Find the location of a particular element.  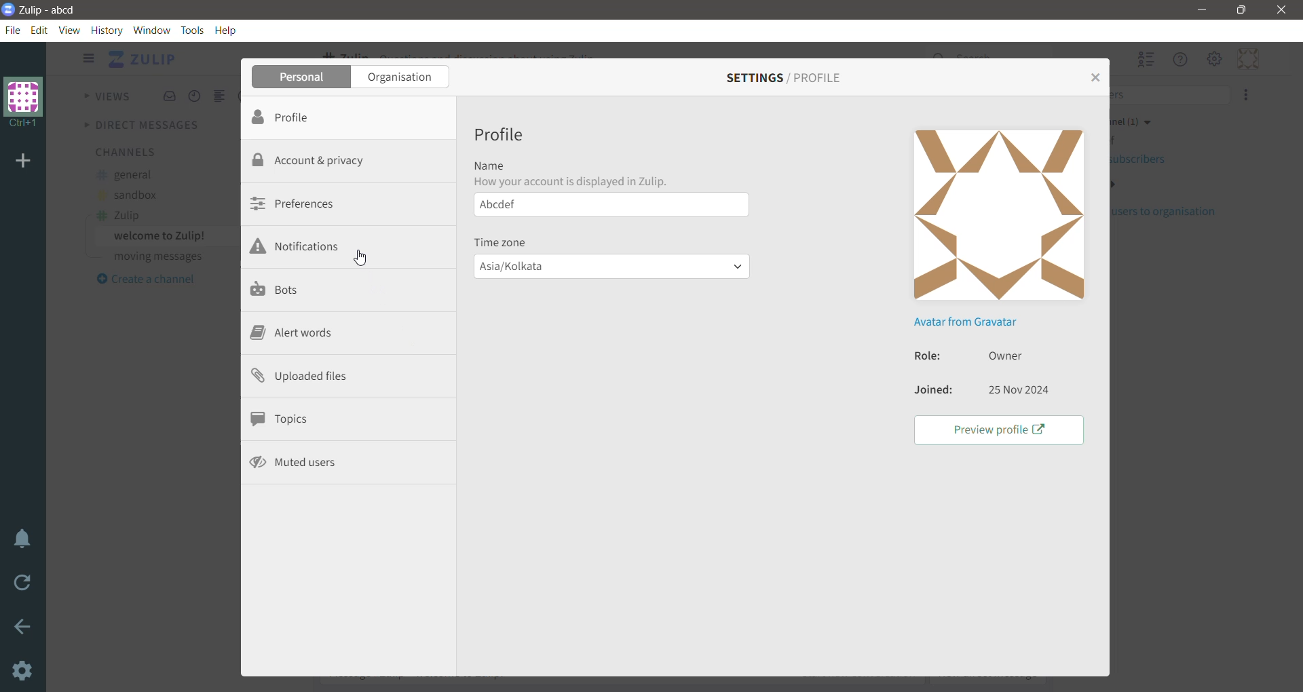

Settings/Profile is located at coordinates (783, 77).